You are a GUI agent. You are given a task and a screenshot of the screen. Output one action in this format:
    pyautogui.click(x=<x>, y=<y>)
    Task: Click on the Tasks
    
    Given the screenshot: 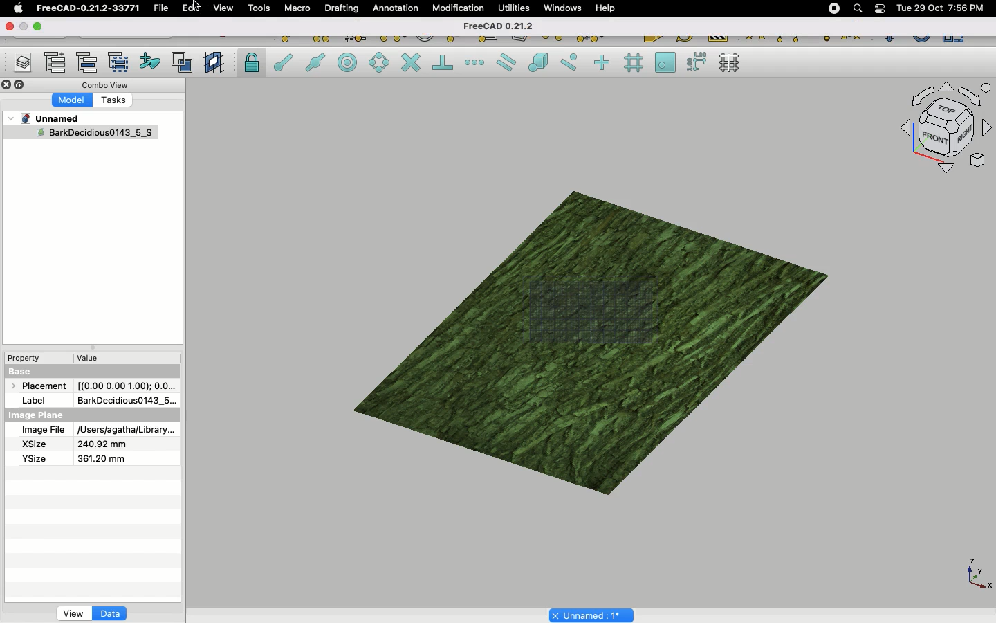 What is the action you would take?
    pyautogui.click(x=116, y=101)
    